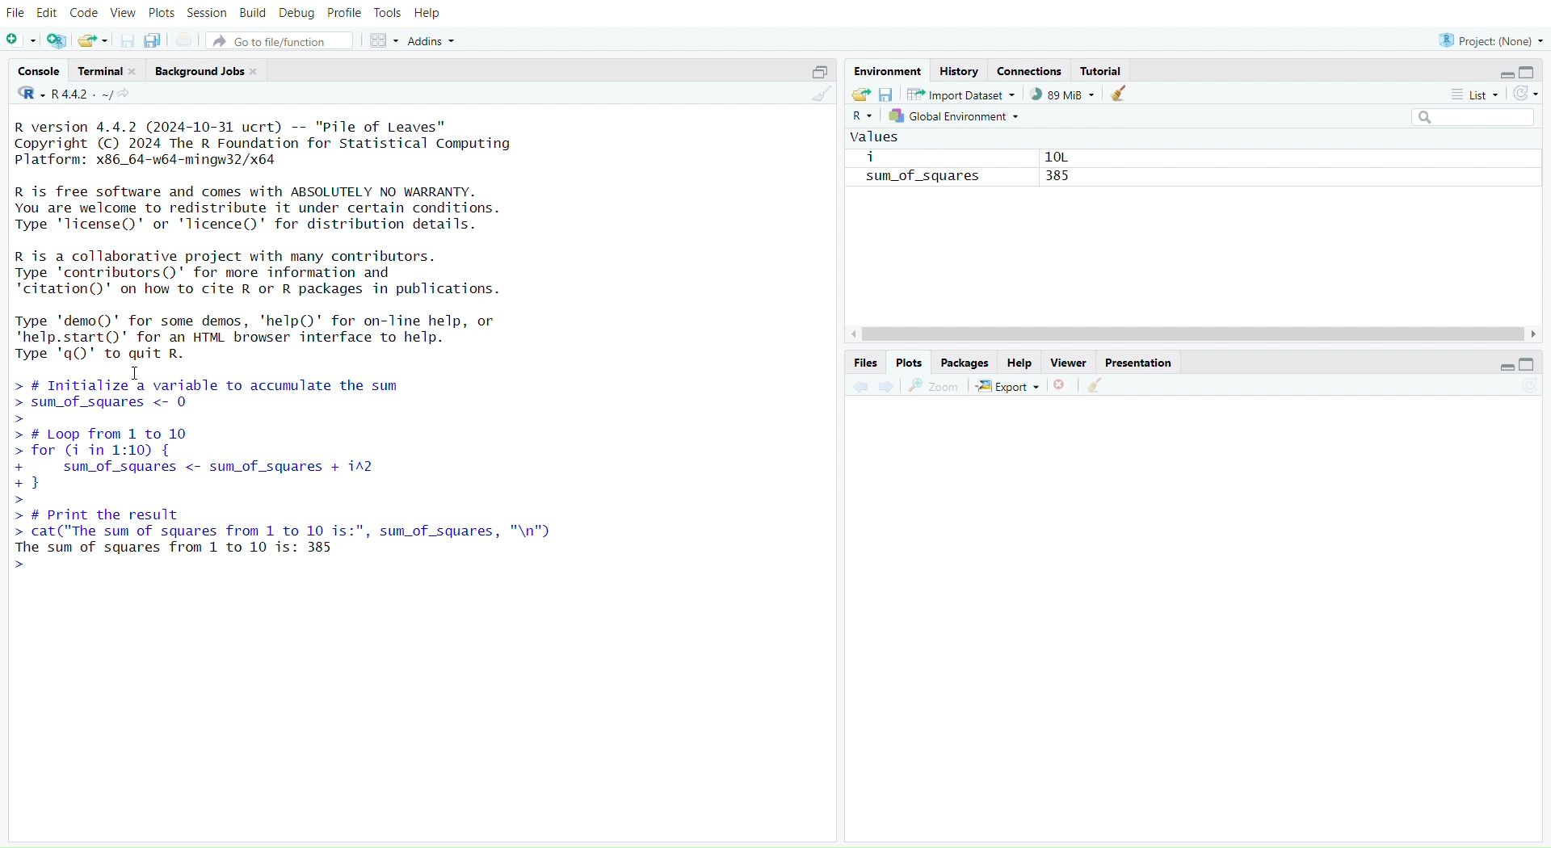 Image resolution: width=1551 pixels, height=848 pixels. I want to click on values, so click(876, 137).